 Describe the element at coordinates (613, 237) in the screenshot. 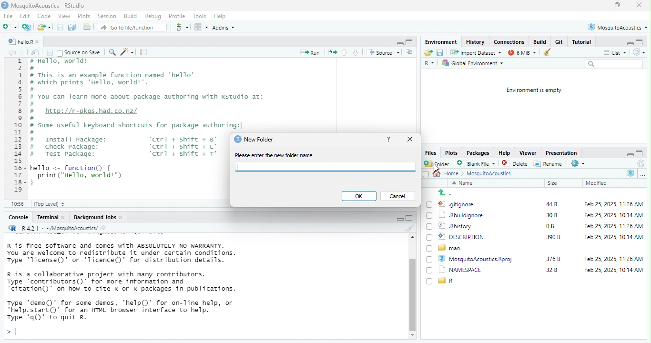

I see `Feb 25, 2025, 10:14 AM` at that location.